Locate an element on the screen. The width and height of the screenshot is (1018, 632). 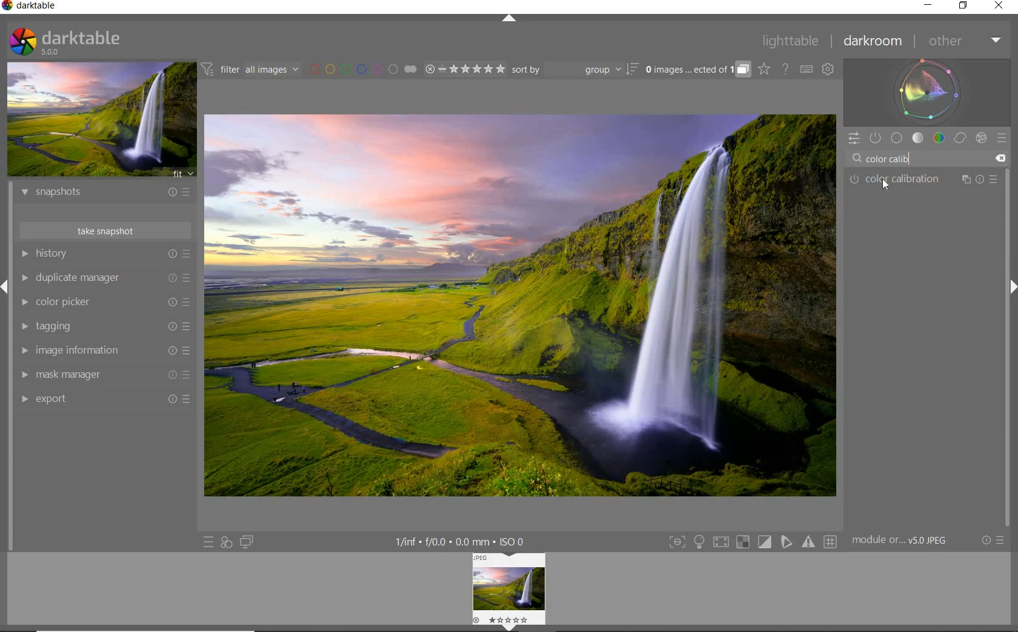
SET KEYBOARD SHORTCUTS is located at coordinates (807, 70).